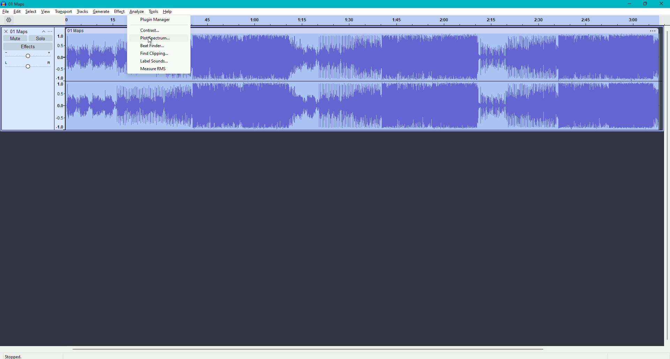  What do you see at coordinates (8, 20) in the screenshot?
I see `Settings` at bounding box center [8, 20].